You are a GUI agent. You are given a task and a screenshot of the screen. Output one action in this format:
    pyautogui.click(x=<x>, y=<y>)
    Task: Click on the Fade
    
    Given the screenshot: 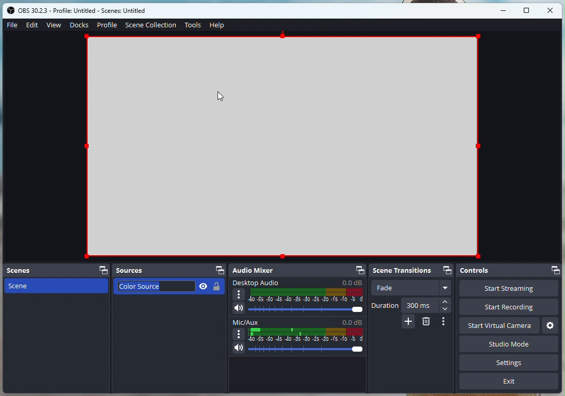 What is the action you would take?
    pyautogui.click(x=411, y=289)
    